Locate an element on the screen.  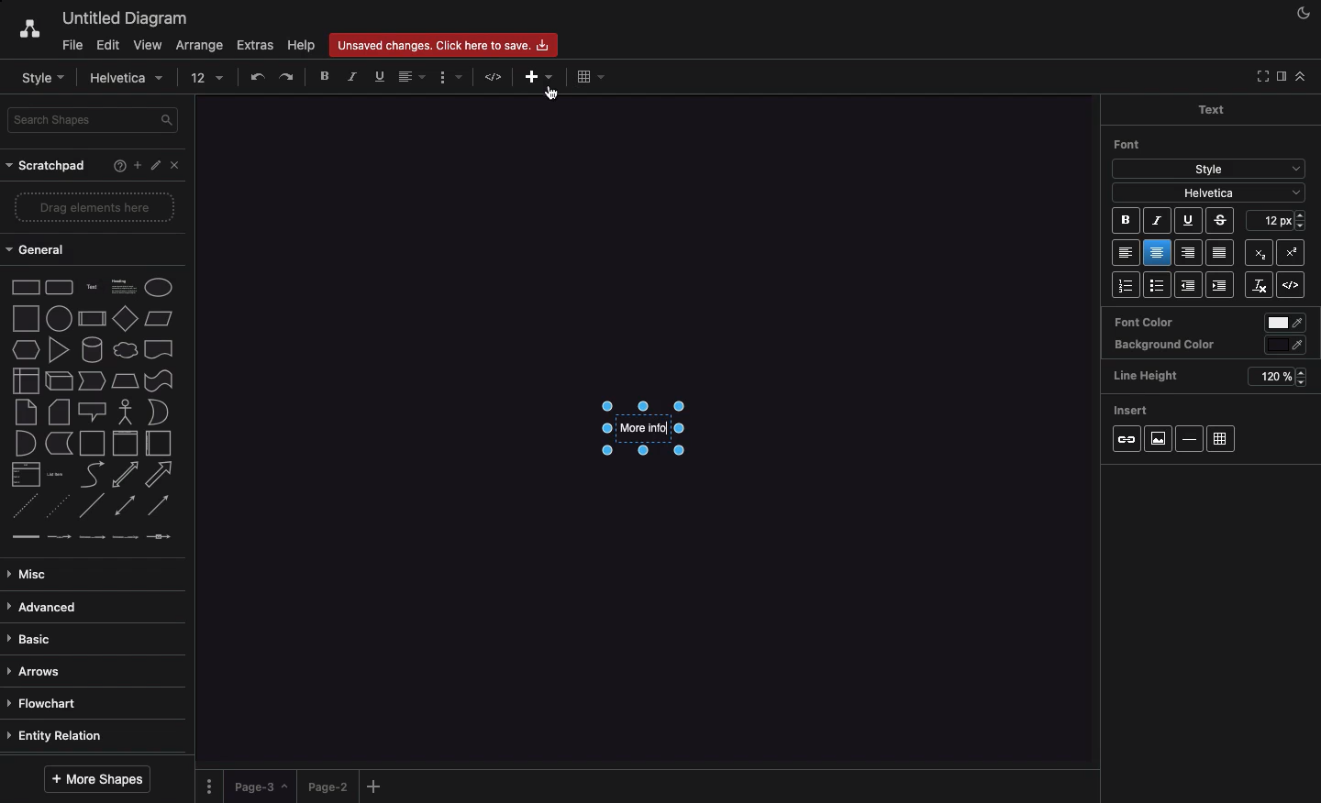
connector with 3 labels is located at coordinates (126, 537).